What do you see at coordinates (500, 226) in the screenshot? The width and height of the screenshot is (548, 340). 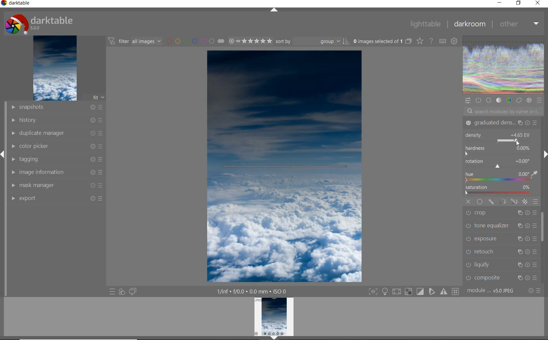 I see `tone equalizer` at bounding box center [500, 226].